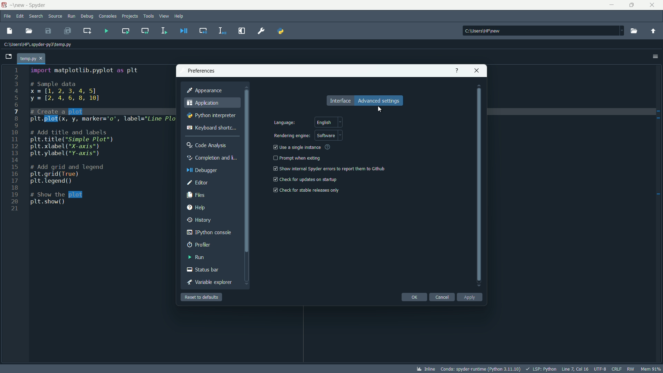 The height and width of the screenshot is (373, 663). What do you see at coordinates (332, 169) in the screenshot?
I see `show internal spyder errors to report them to github` at bounding box center [332, 169].